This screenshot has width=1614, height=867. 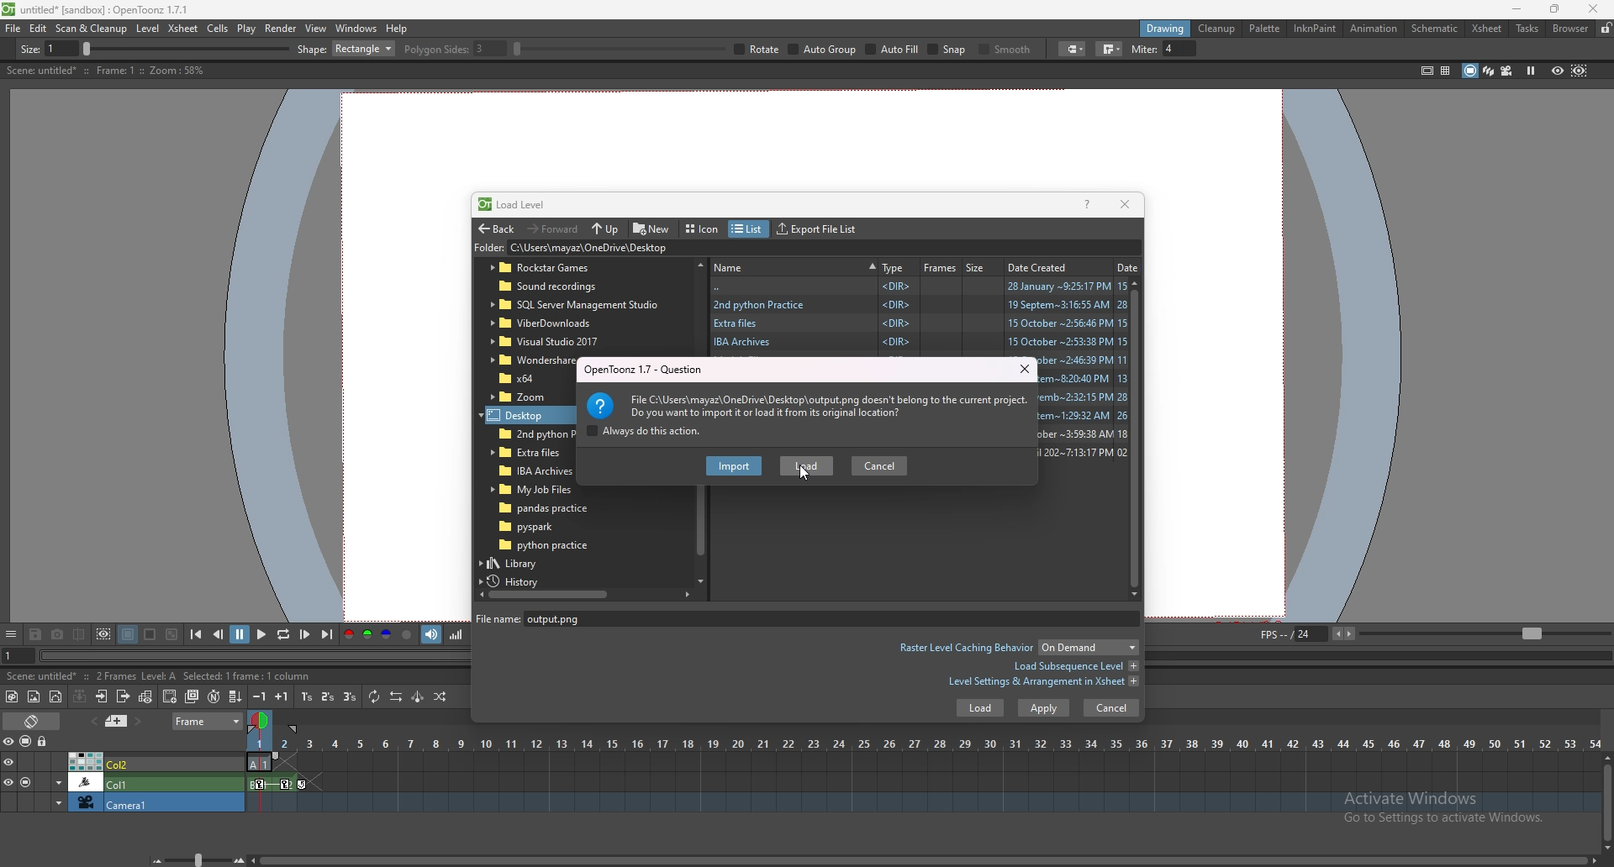 I want to click on miter, so click(x=1457, y=49).